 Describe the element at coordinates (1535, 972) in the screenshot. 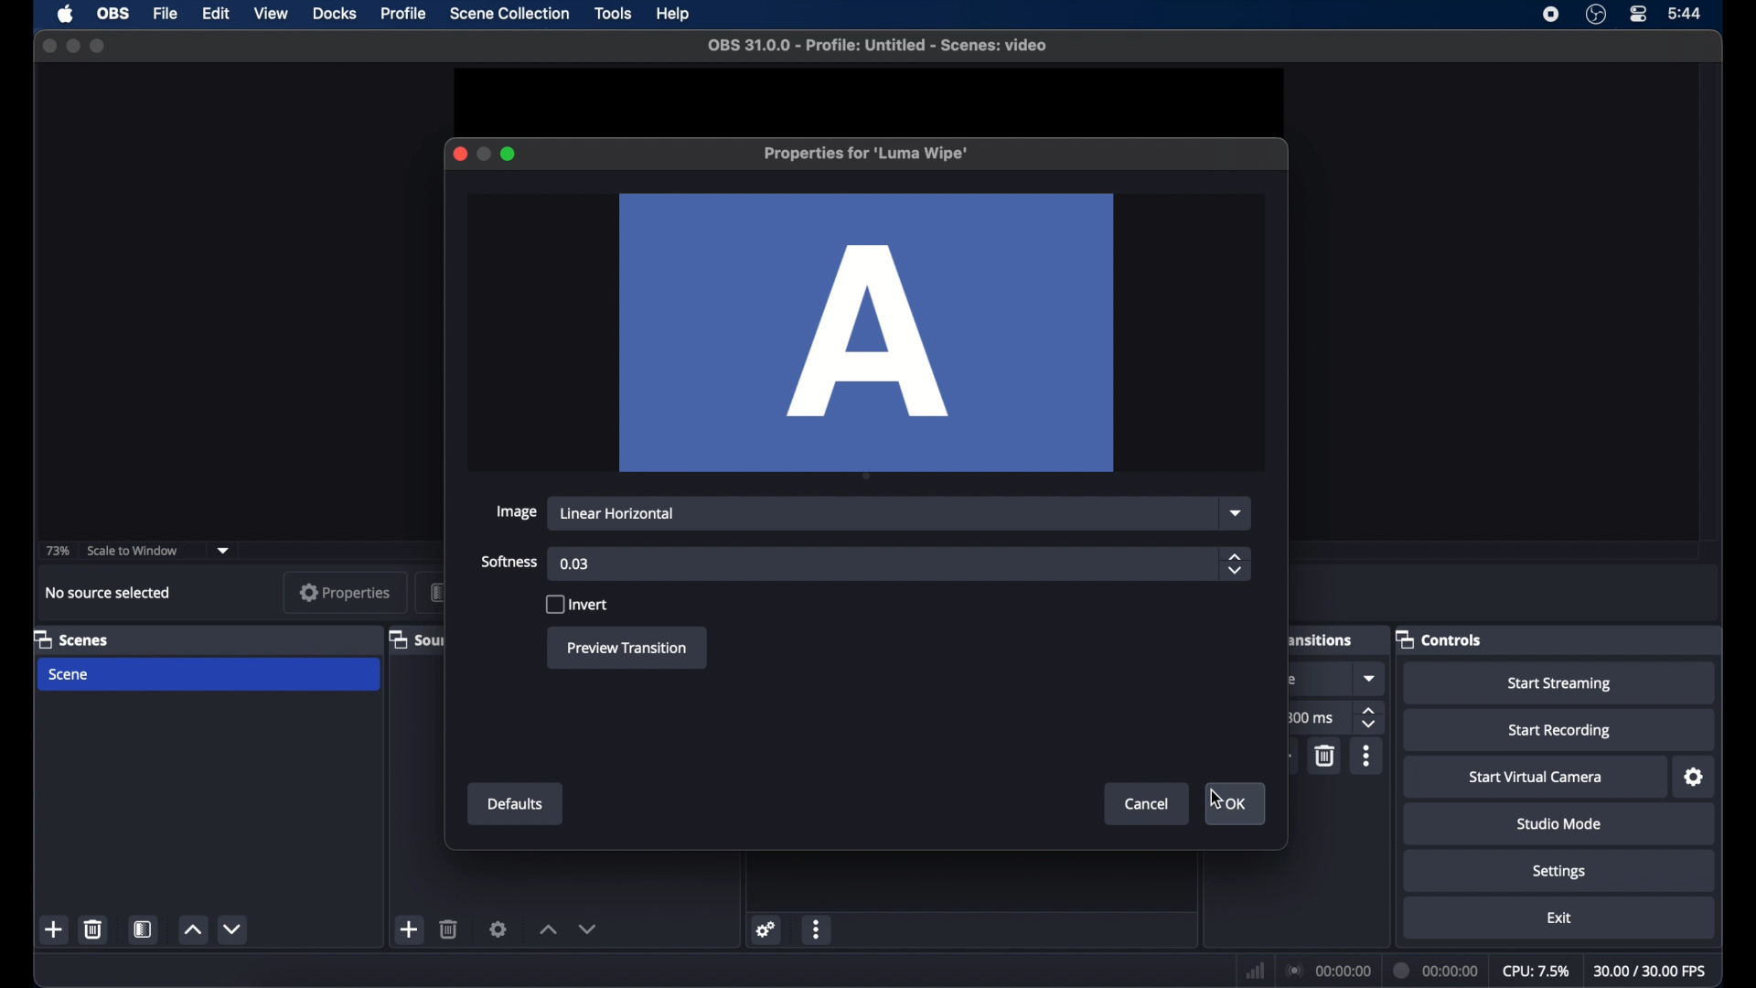

I see `cpu` at that location.